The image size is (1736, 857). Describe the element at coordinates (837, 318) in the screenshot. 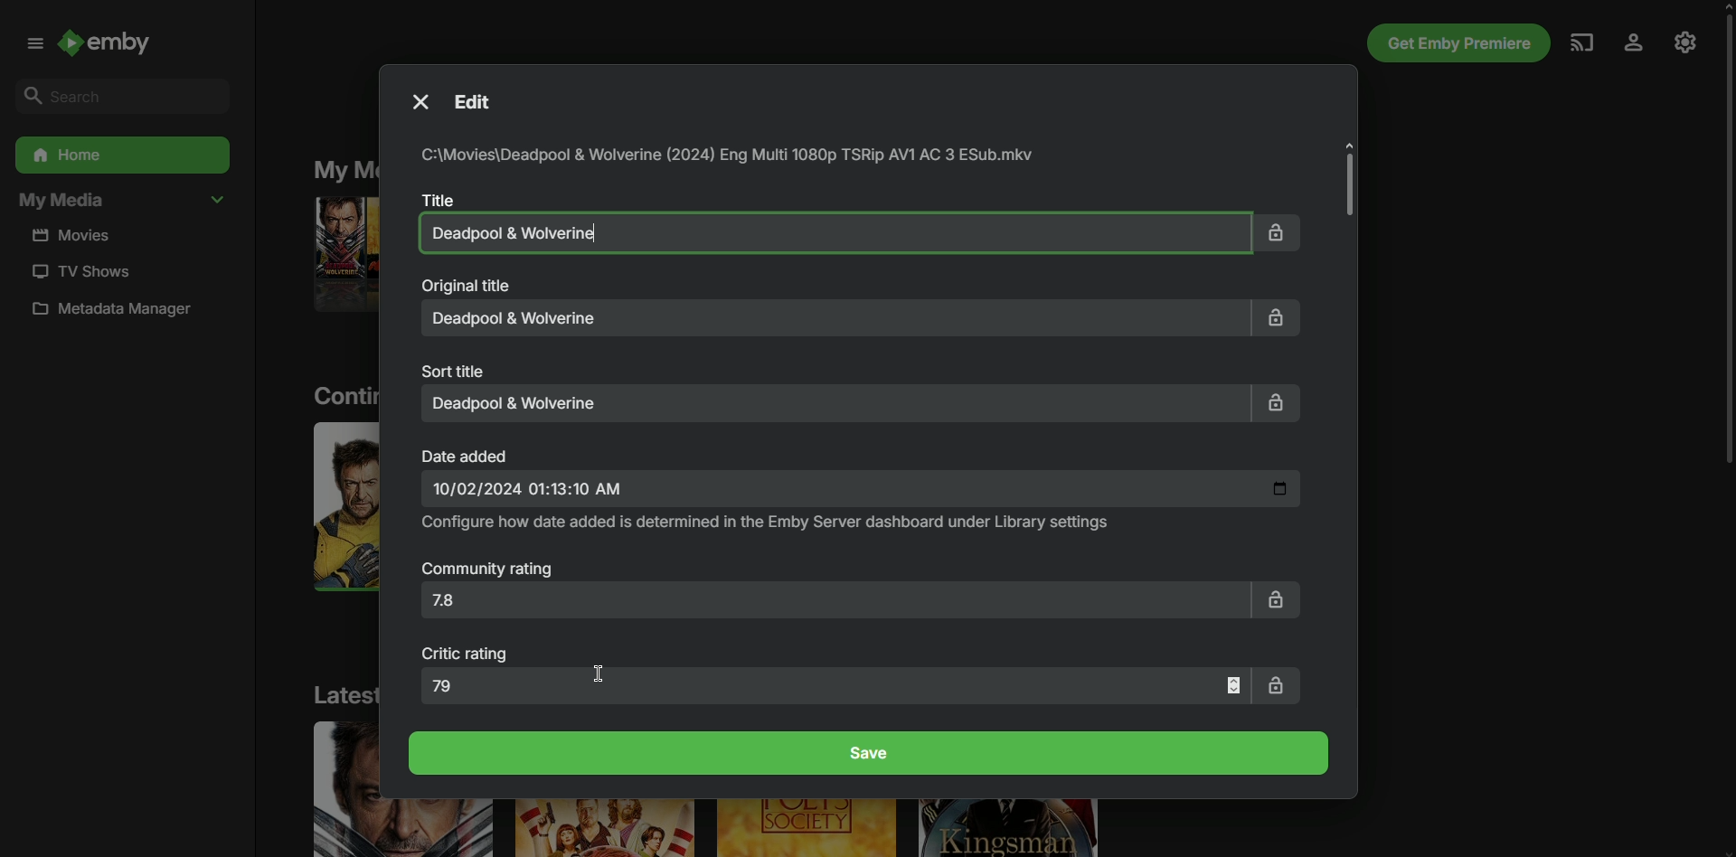

I see `Deadpool and Wolverine` at that location.